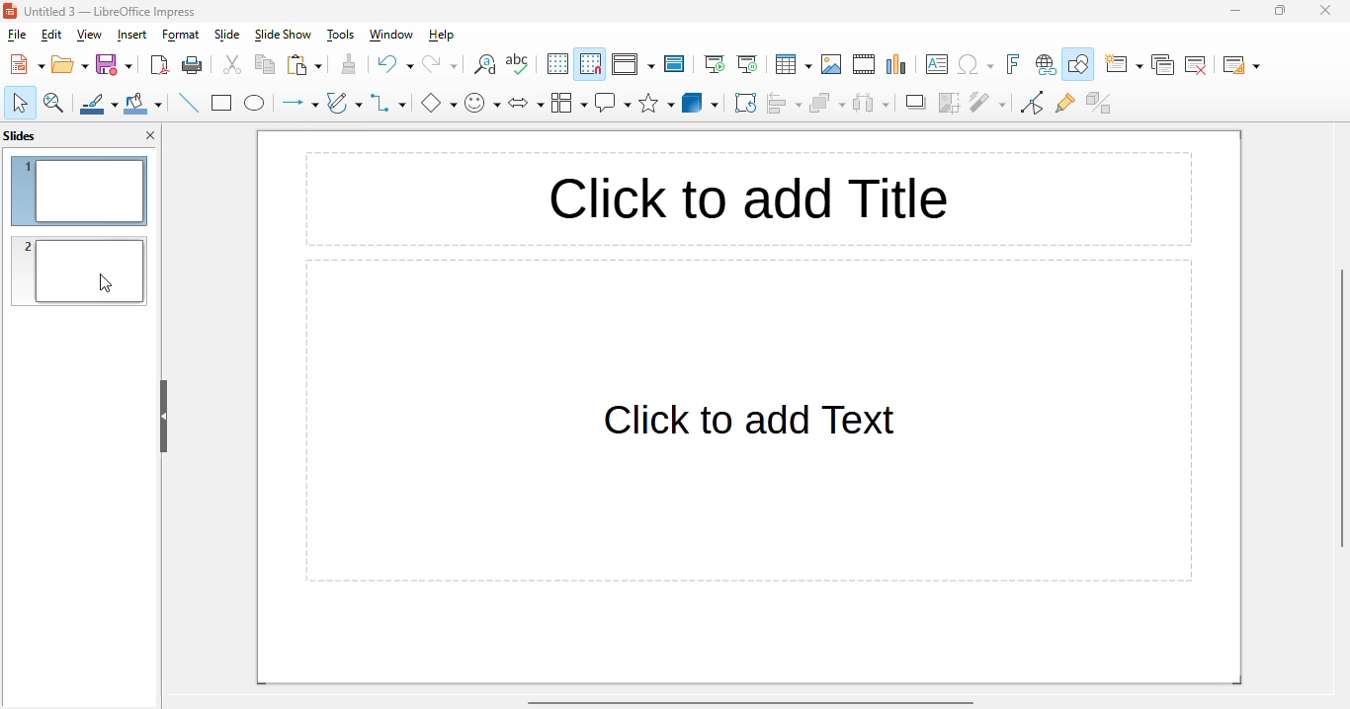 This screenshot has width=1350, height=709. Describe the element at coordinates (1326, 10) in the screenshot. I see `close` at that location.